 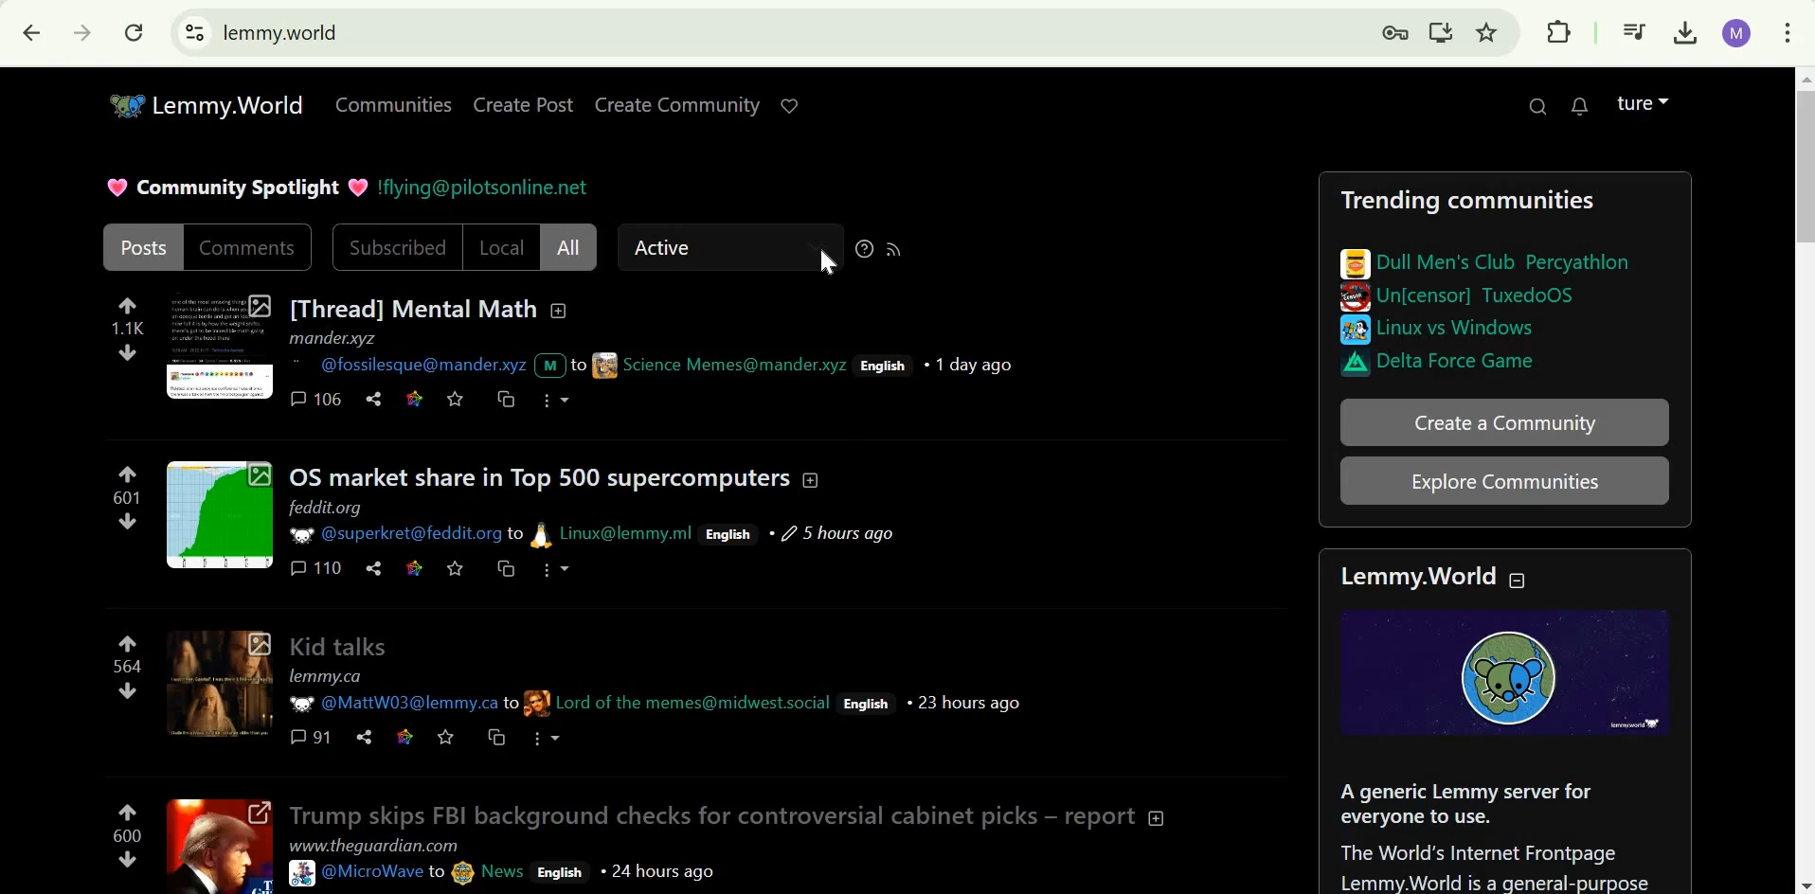 What do you see at coordinates (506, 400) in the screenshot?
I see `cross-post` at bounding box center [506, 400].